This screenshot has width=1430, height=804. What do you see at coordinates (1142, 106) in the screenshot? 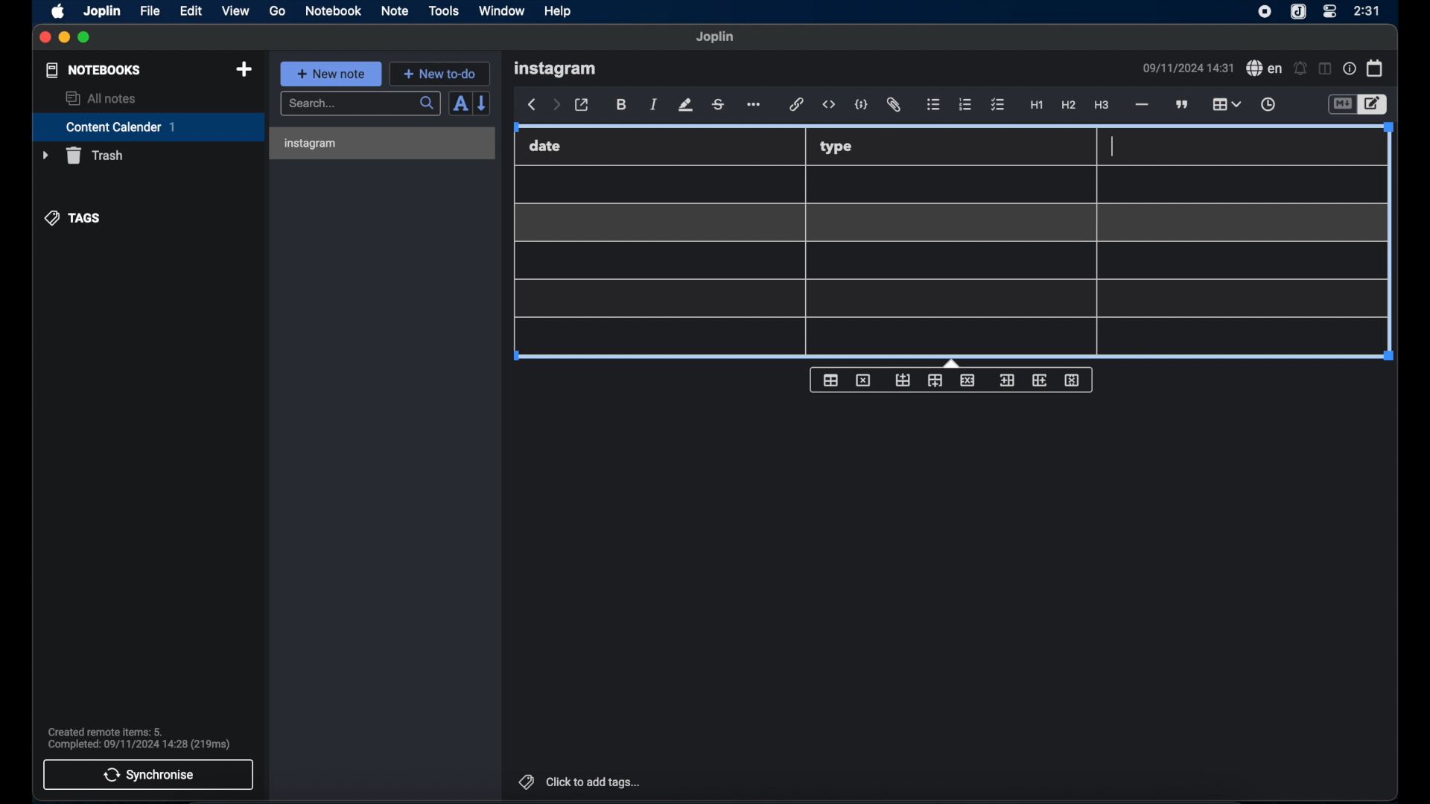
I see `horizontal line` at bounding box center [1142, 106].